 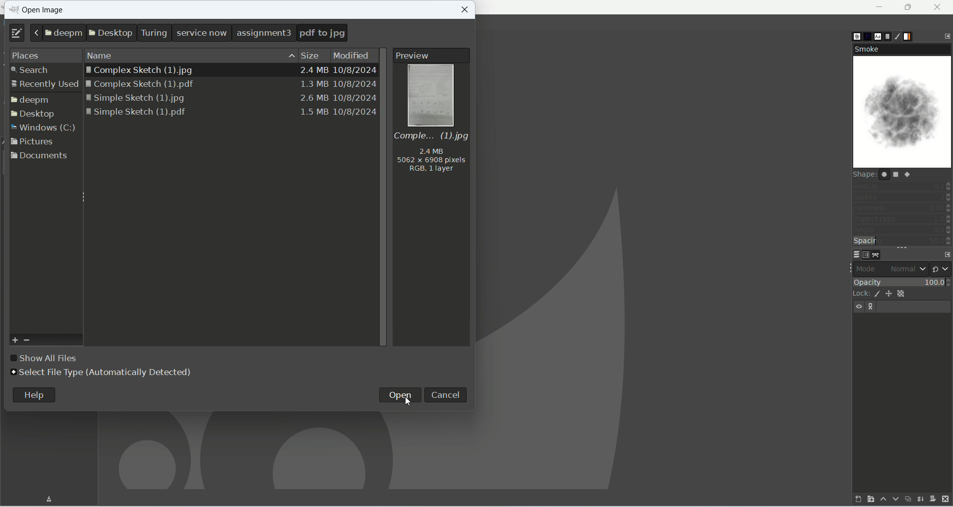 I want to click on preview, so click(x=432, y=57).